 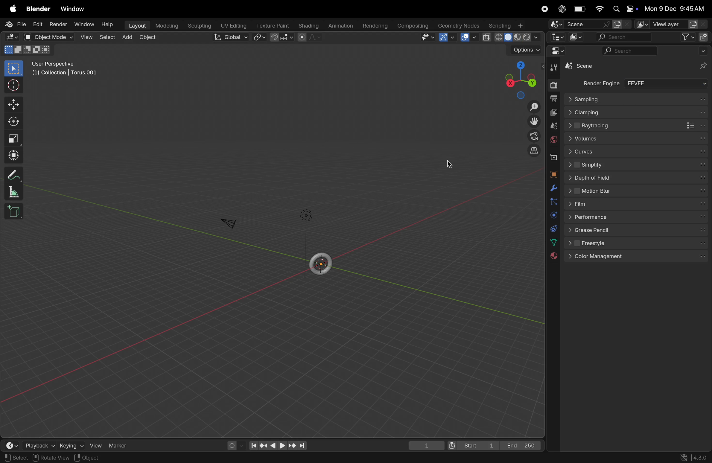 What do you see at coordinates (556, 38) in the screenshot?
I see `Editor type` at bounding box center [556, 38].